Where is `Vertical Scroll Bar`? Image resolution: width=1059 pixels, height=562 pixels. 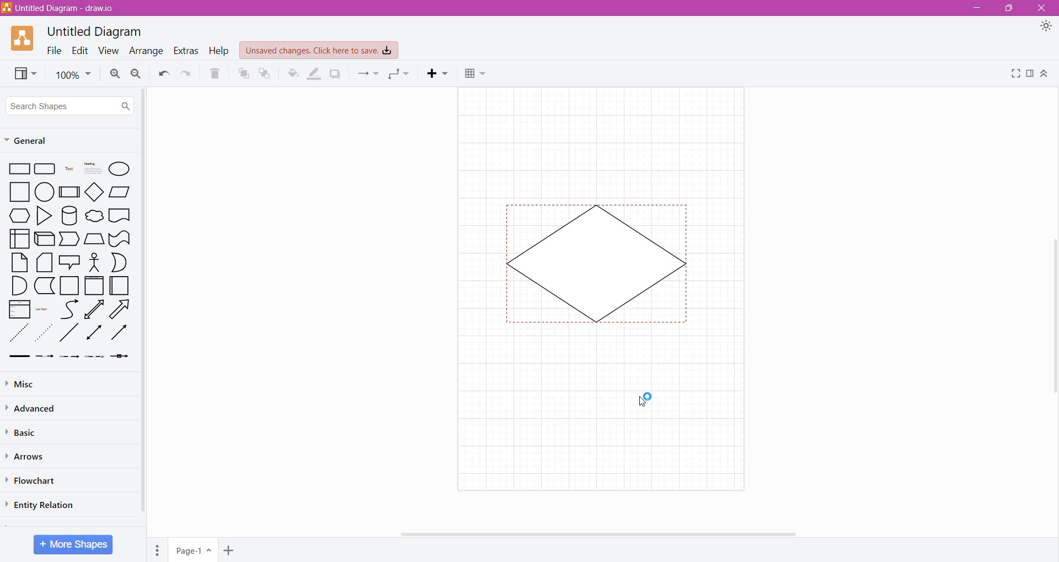 Vertical Scroll Bar is located at coordinates (1052, 313).